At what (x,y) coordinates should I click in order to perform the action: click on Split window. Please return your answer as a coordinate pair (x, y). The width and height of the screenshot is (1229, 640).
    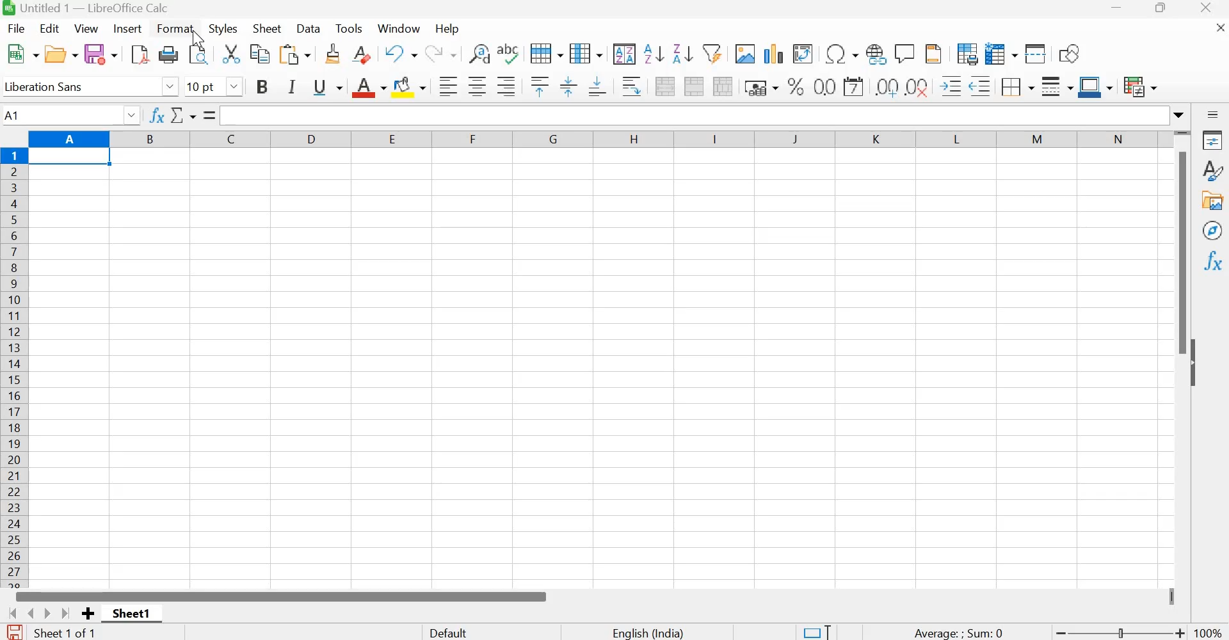
    Looking at the image, I should click on (1035, 54).